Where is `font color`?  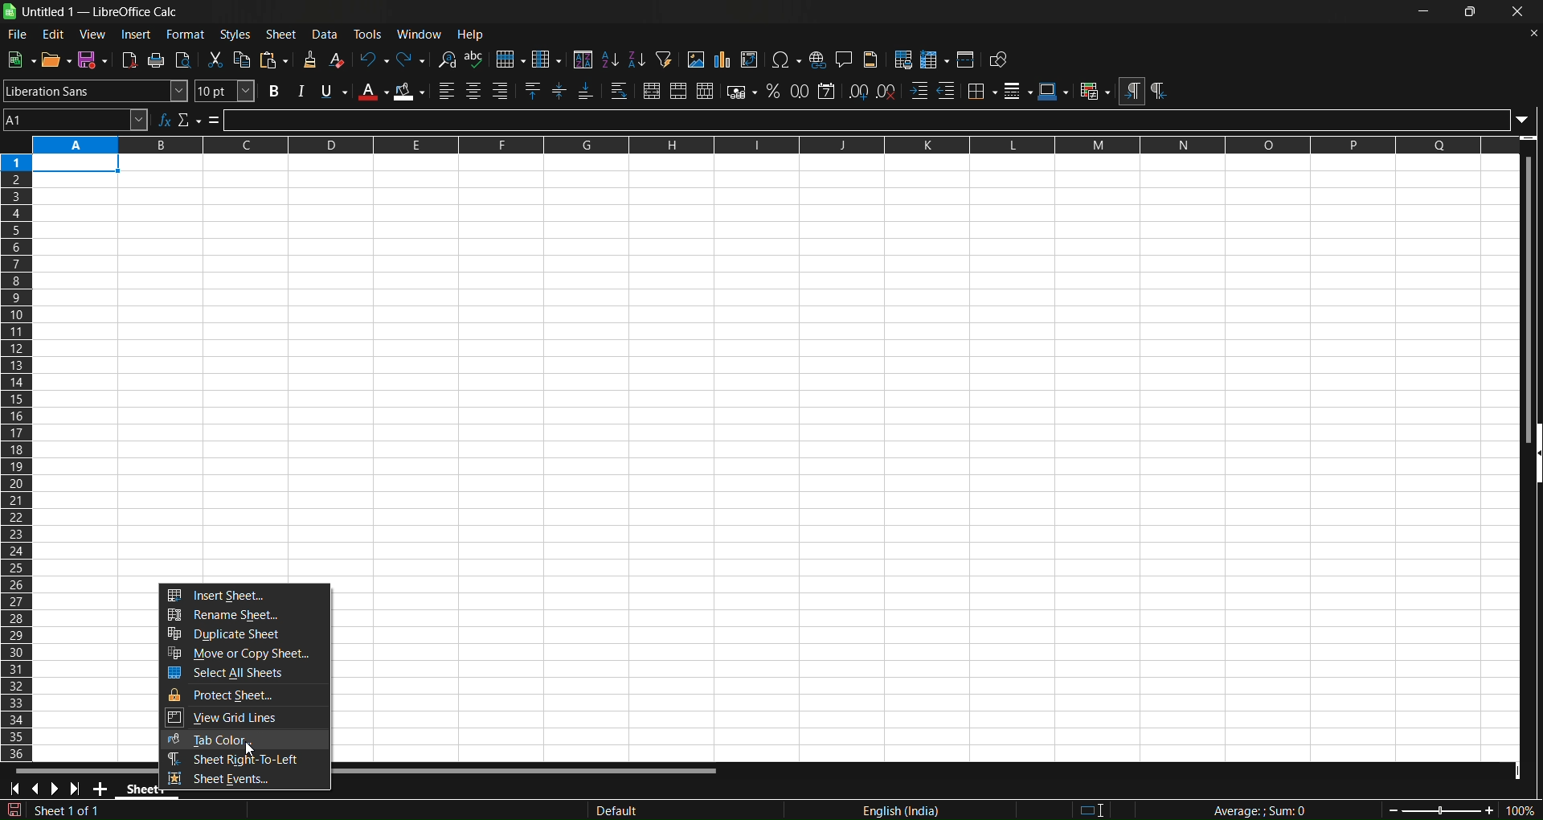
font color is located at coordinates (373, 91).